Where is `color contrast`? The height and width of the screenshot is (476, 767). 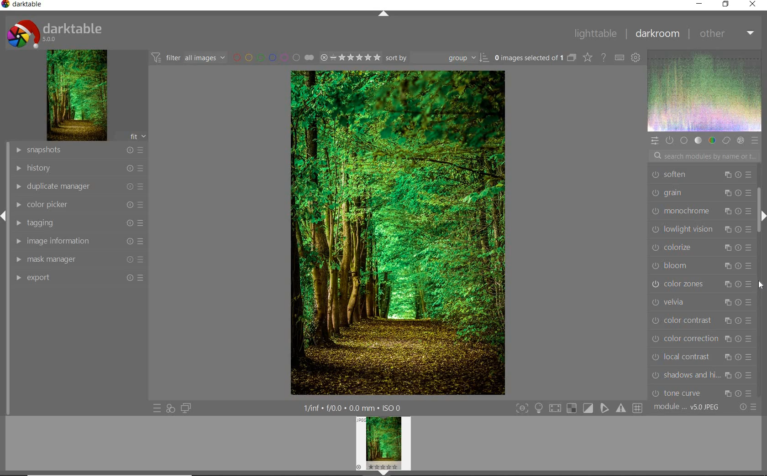 color contrast is located at coordinates (702, 320).